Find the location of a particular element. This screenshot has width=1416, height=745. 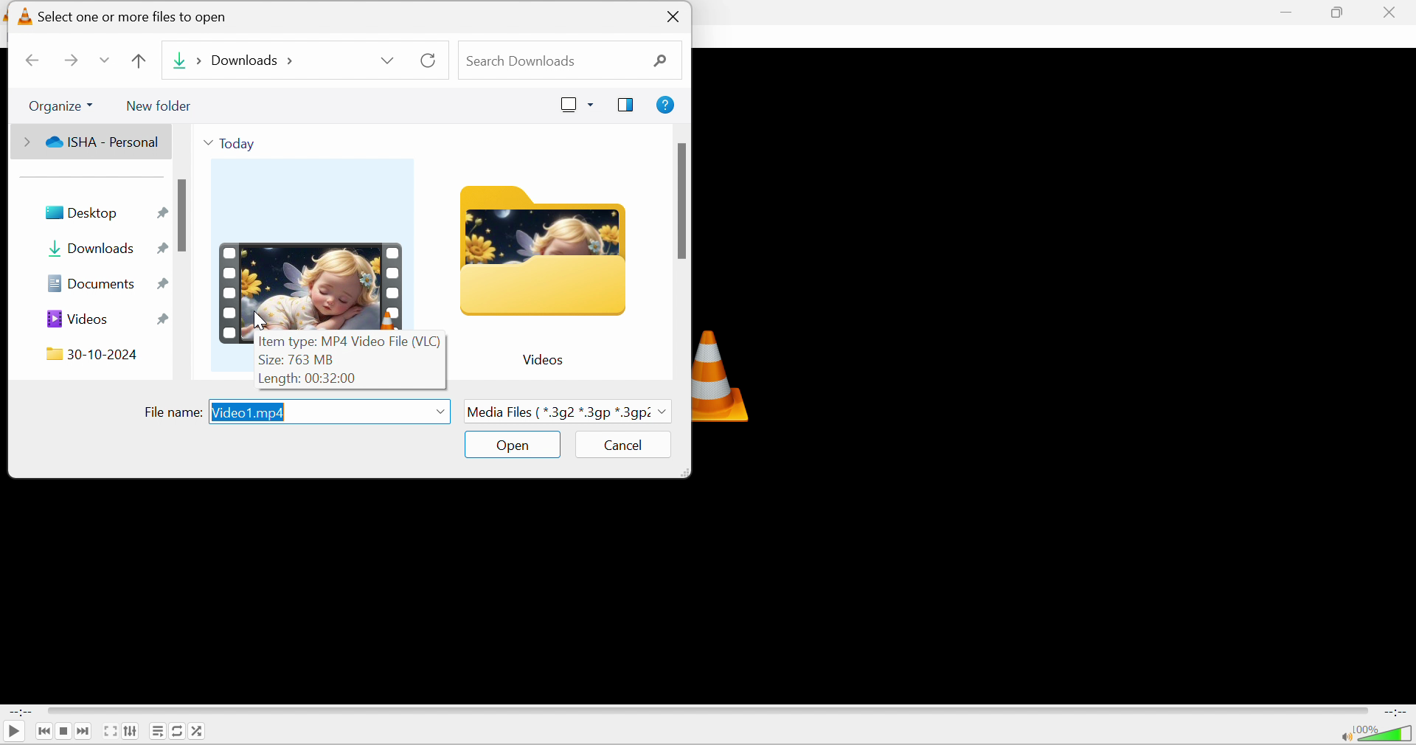

Cursor is located at coordinates (262, 318).